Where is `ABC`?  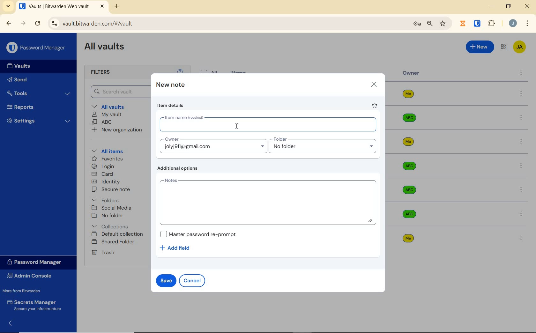 ABC is located at coordinates (103, 122).